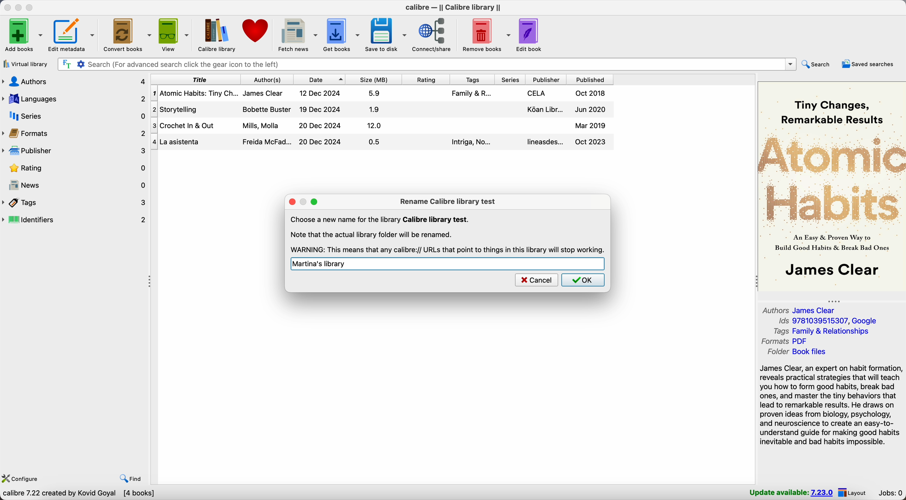 The height and width of the screenshot is (500, 906). What do you see at coordinates (130, 479) in the screenshot?
I see `find` at bounding box center [130, 479].